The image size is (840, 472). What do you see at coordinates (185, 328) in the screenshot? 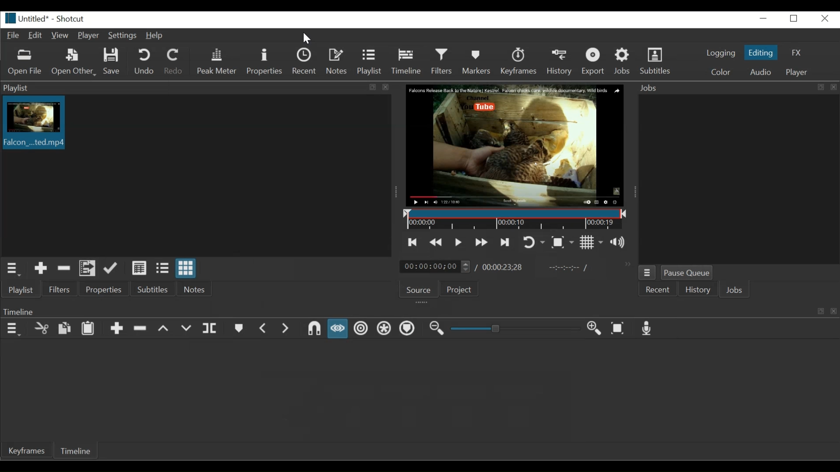
I see `Overwrite` at bounding box center [185, 328].